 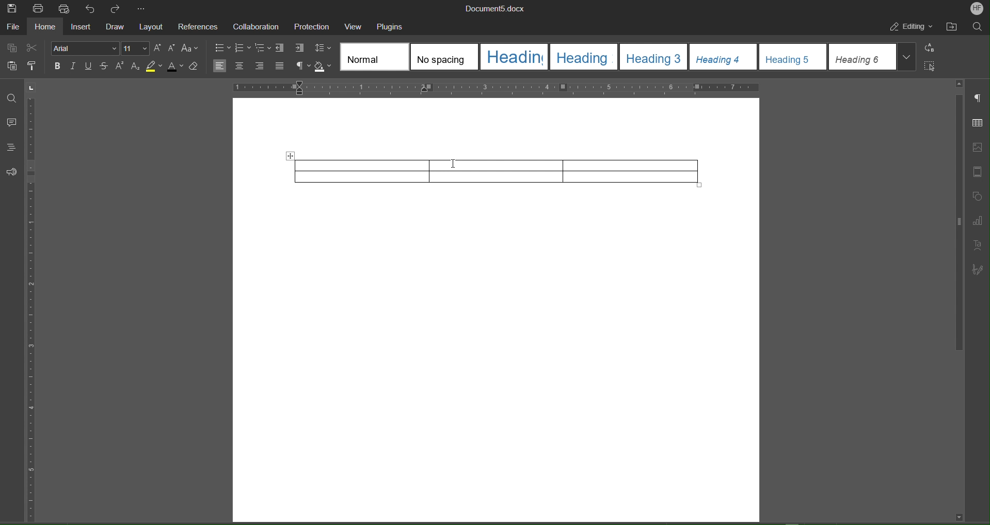 I want to click on Save, so click(x=11, y=8).